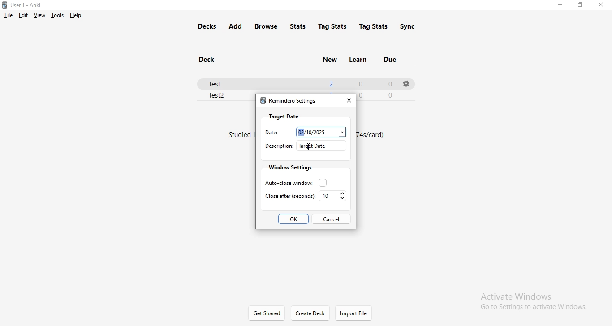 The width and height of the screenshot is (612, 326). Describe the element at coordinates (357, 58) in the screenshot. I see `learn` at that location.